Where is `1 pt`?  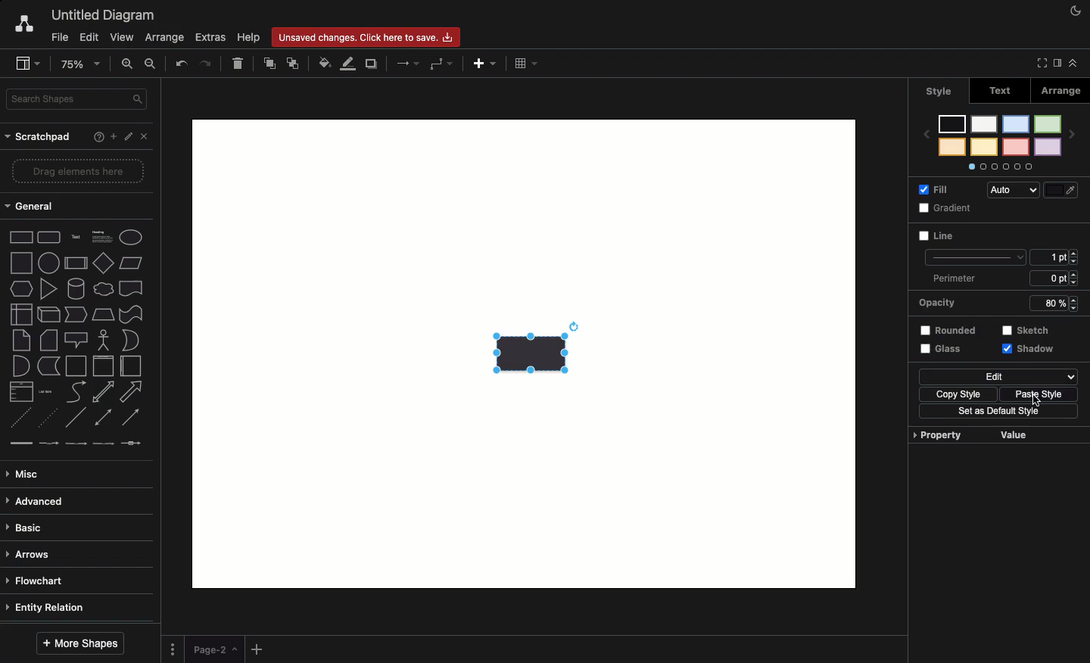
1 pt is located at coordinates (1052, 259).